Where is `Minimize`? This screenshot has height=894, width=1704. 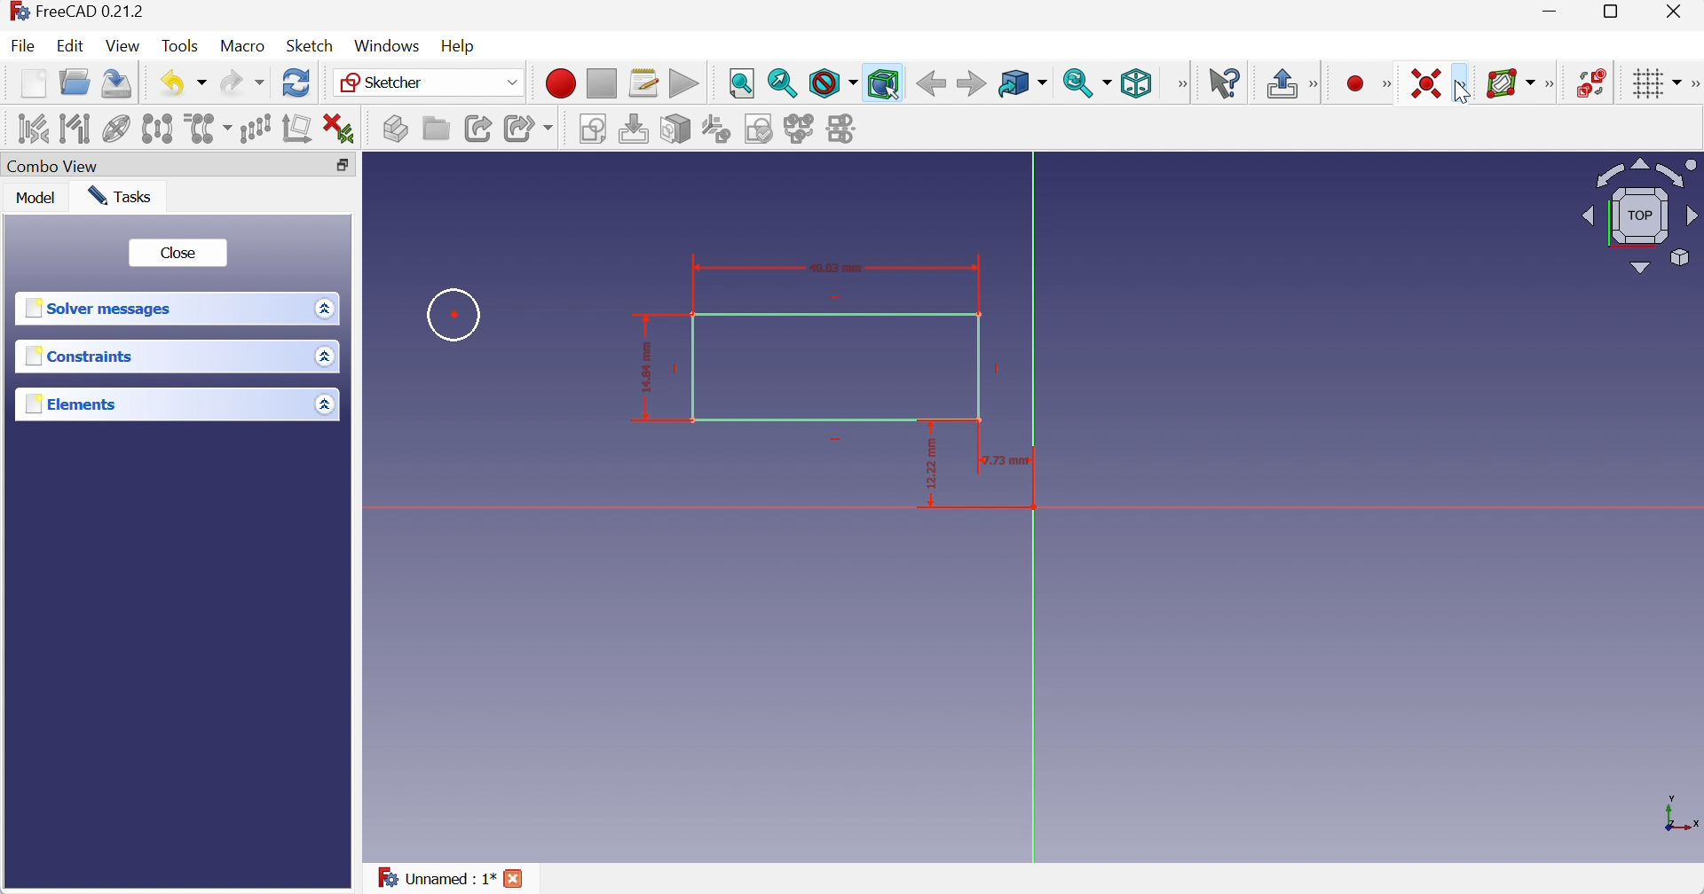
Minimize is located at coordinates (1553, 12).